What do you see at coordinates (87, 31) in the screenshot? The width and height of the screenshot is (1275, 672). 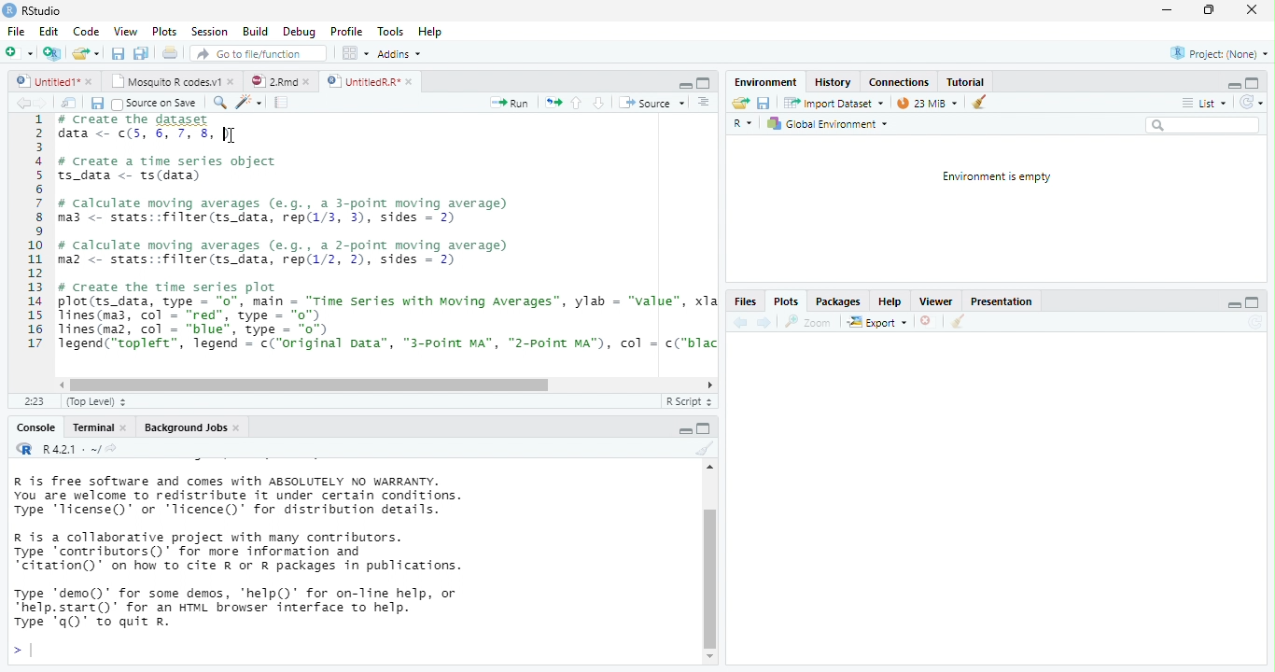 I see `Code` at bounding box center [87, 31].